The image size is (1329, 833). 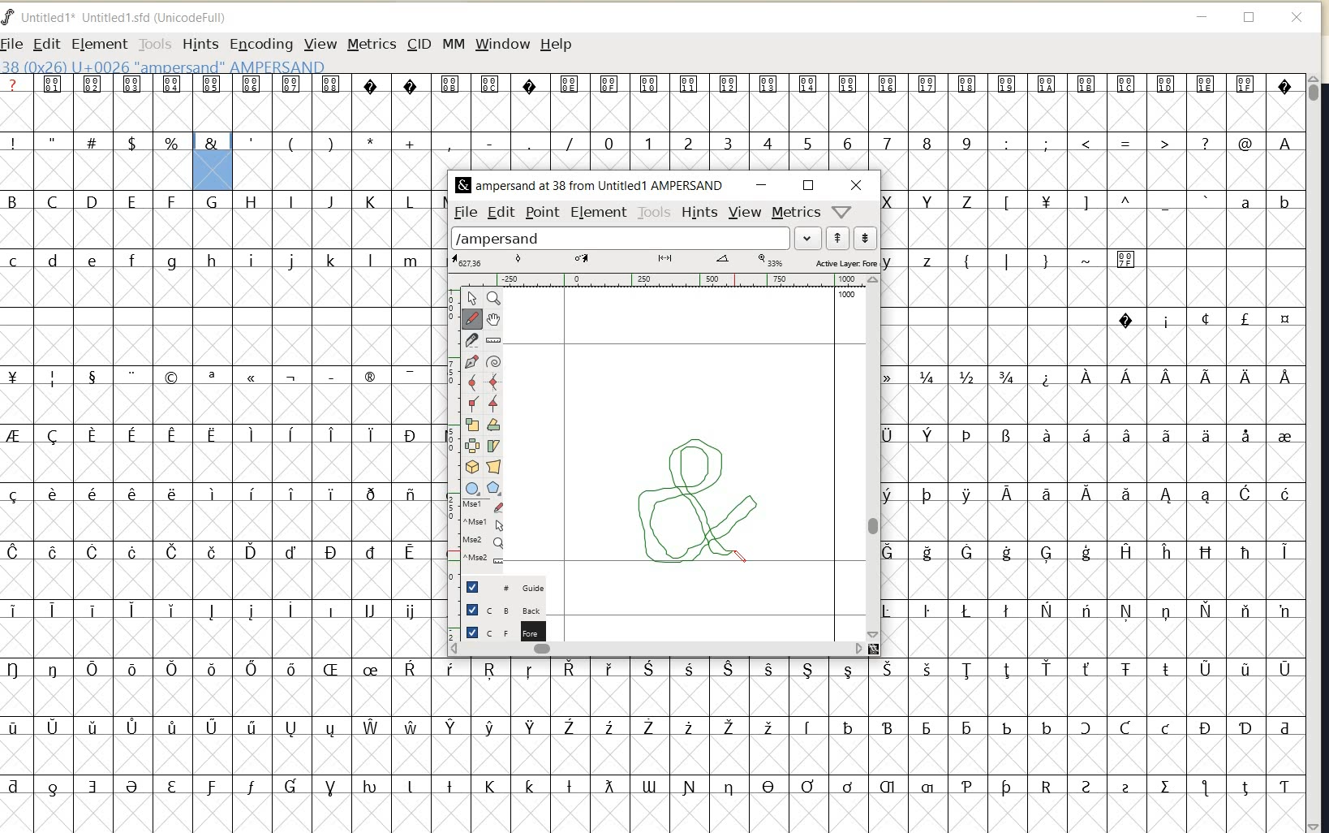 What do you see at coordinates (472, 381) in the screenshot?
I see `add a curve point` at bounding box center [472, 381].